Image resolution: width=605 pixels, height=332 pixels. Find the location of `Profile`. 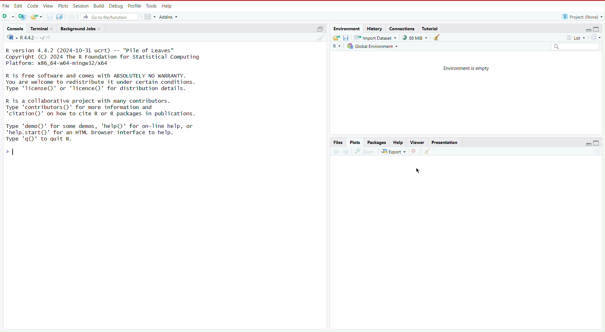

Profile is located at coordinates (133, 5).